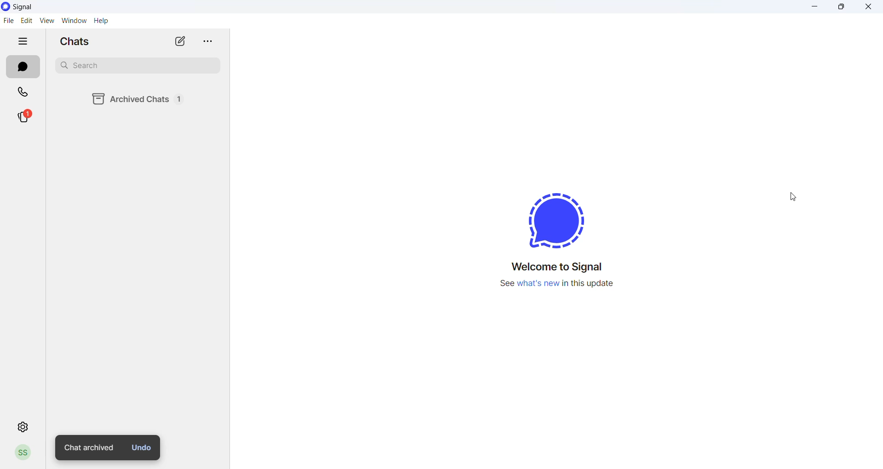  What do you see at coordinates (75, 41) in the screenshot?
I see `chats heading` at bounding box center [75, 41].